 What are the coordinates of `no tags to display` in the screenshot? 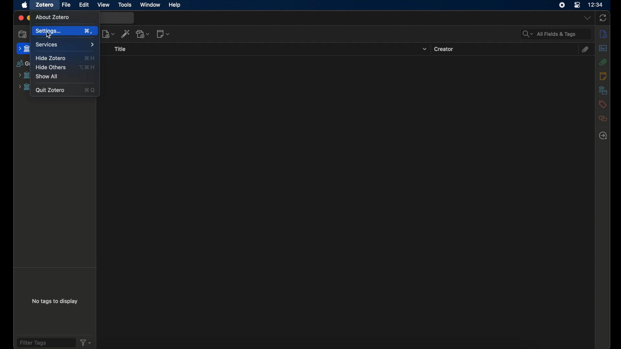 It's located at (54, 301).